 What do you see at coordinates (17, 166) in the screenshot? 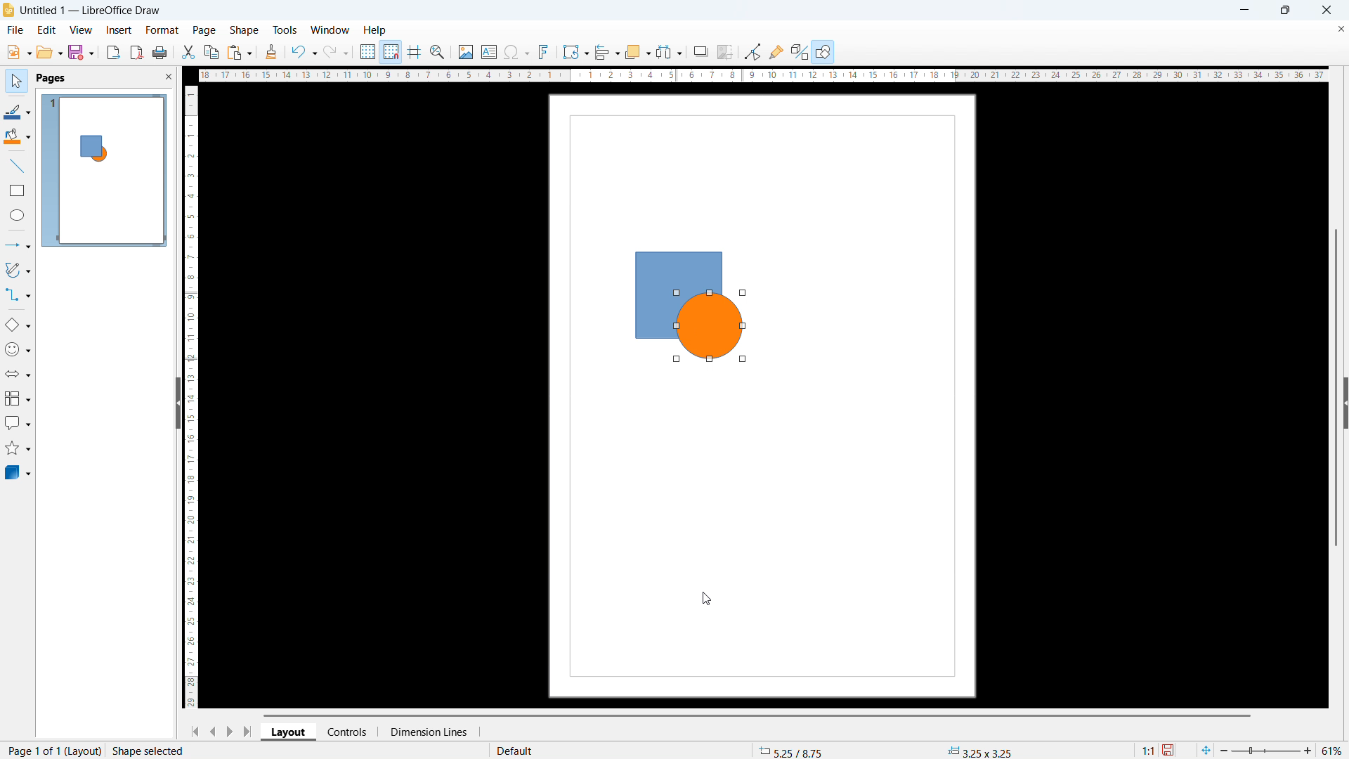
I see `Line tool ` at bounding box center [17, 166].